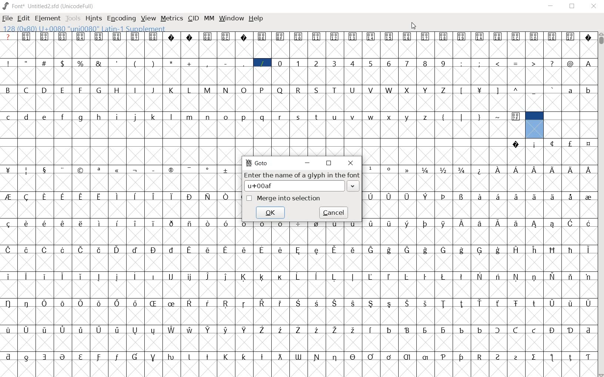  Describe the element at coordinates (336, 223) in the screenshot. I see `Symbol` at that location.